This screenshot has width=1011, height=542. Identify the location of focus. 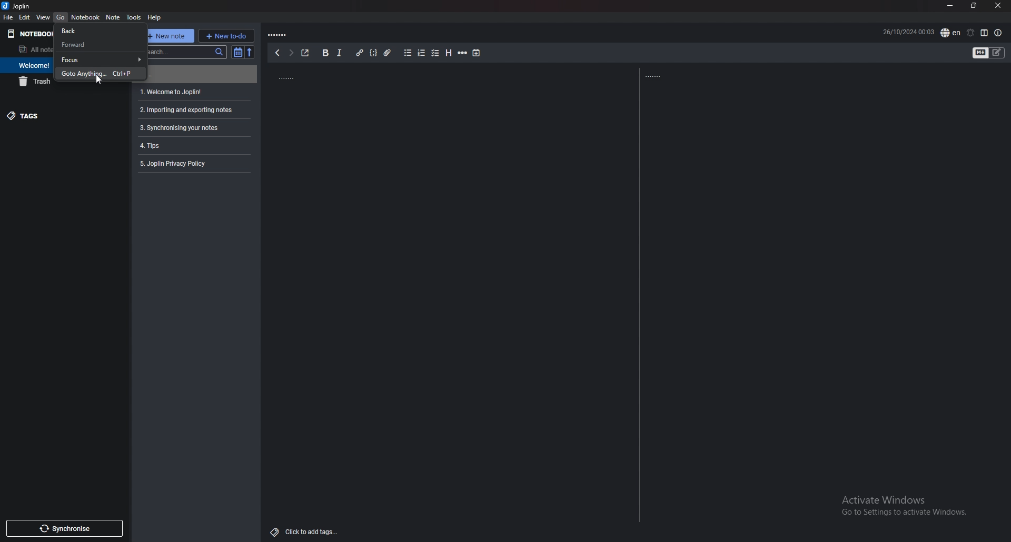
(102, 59).